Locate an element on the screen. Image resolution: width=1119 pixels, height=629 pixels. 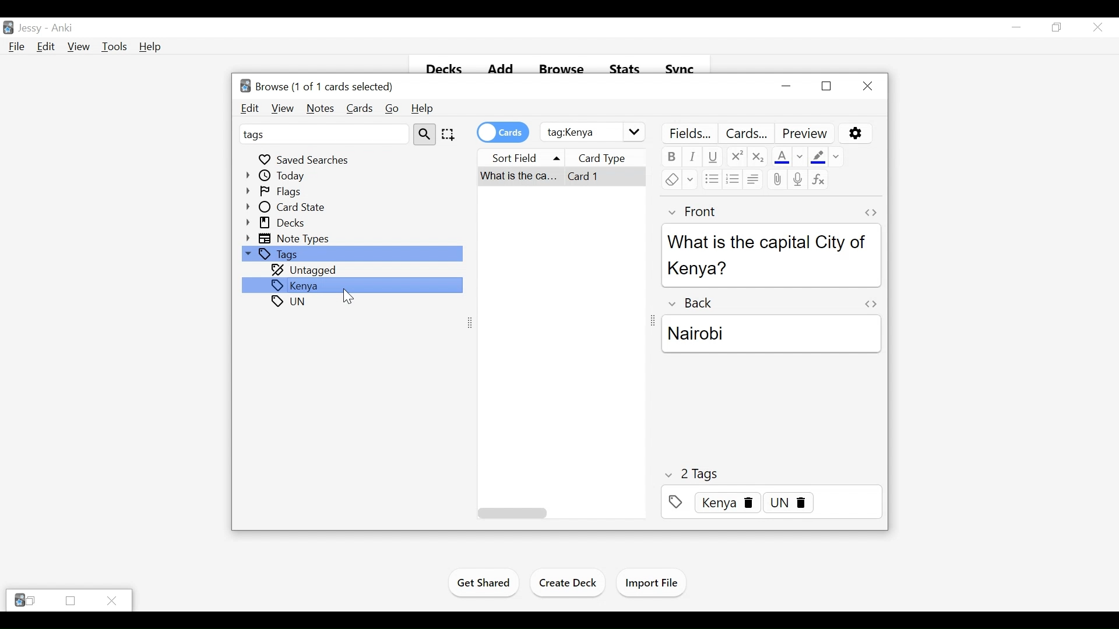
Number of Tags is located at coordinates (694, 475).